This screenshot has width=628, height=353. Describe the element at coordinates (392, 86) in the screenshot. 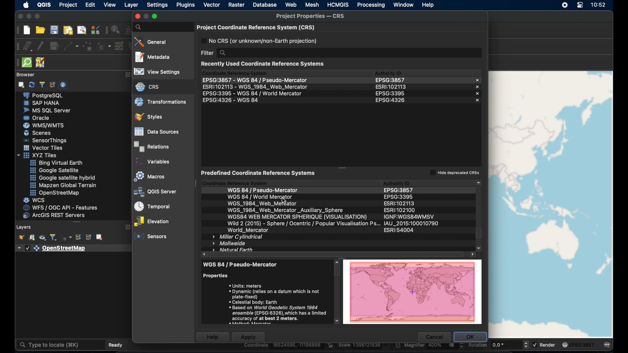

I see `esri:102113` at that location.